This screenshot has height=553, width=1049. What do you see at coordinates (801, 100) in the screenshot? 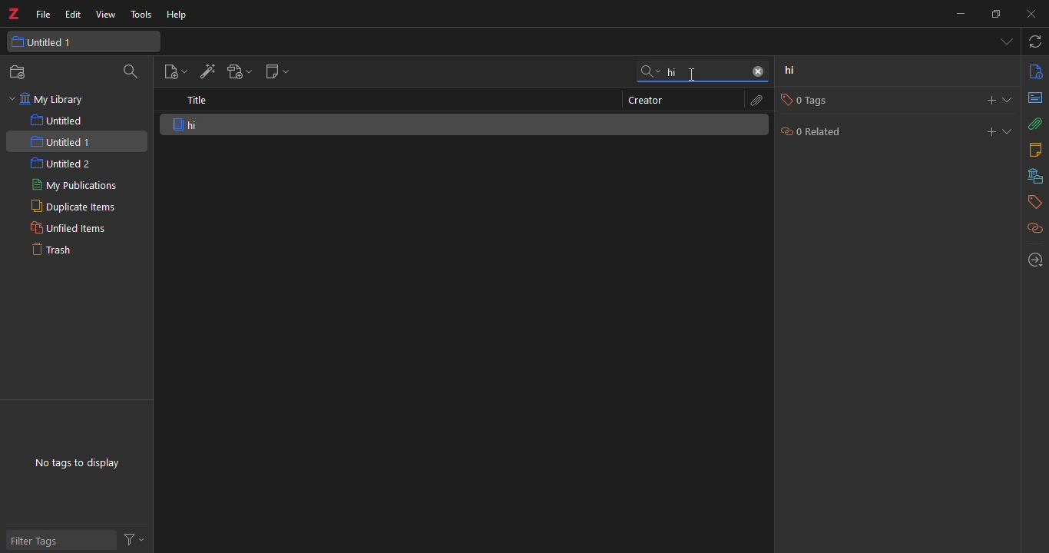
I see `0 tags` at bounding box center [801, 100].